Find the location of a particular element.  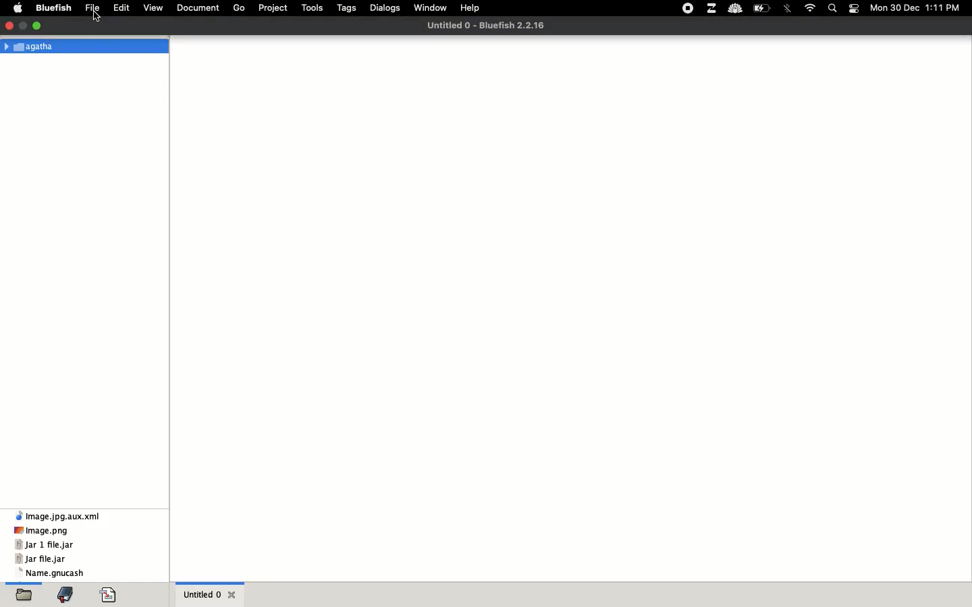

cursor is located at coordinates (98, 17).